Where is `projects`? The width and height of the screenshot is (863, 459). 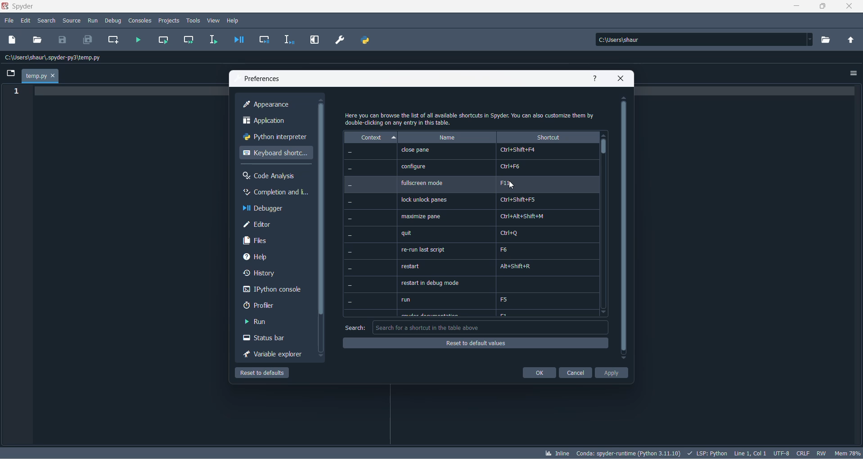 projects is located at coordinates (169, 20).